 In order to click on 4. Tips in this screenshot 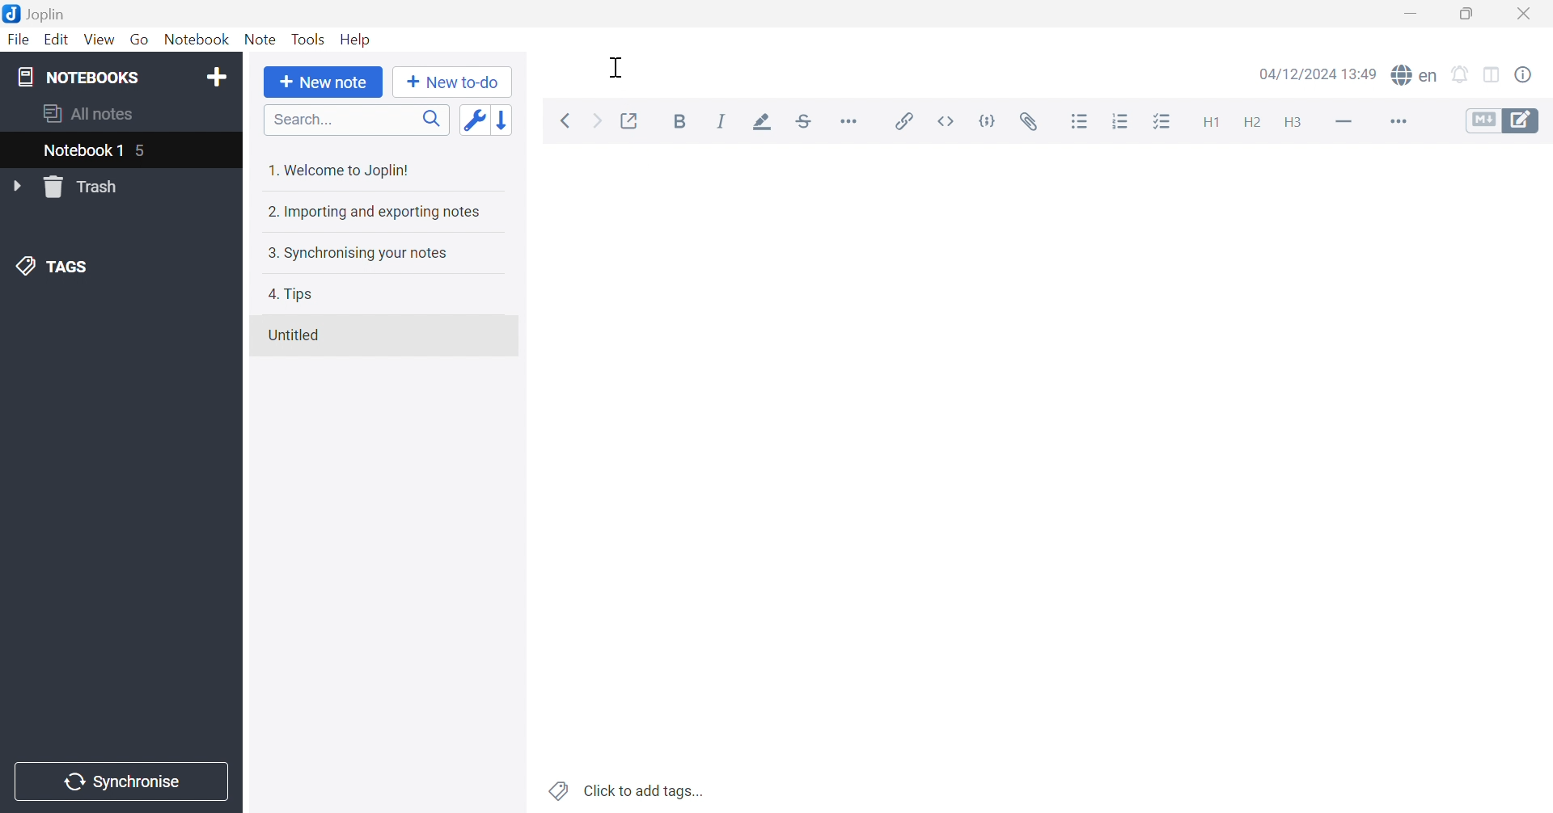, I will do `click(297, 296)`.